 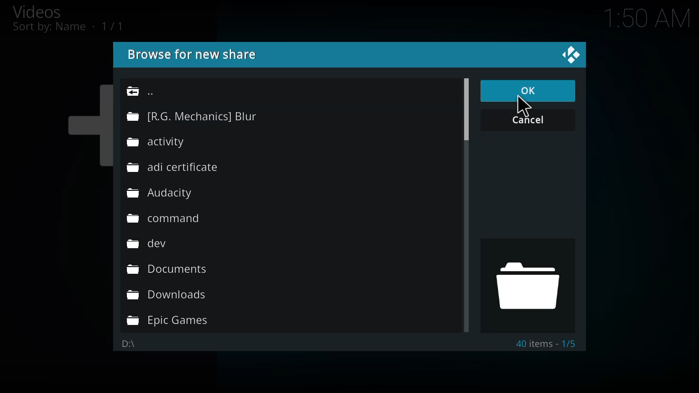 I want to click on d, so click(x=136, y=343).